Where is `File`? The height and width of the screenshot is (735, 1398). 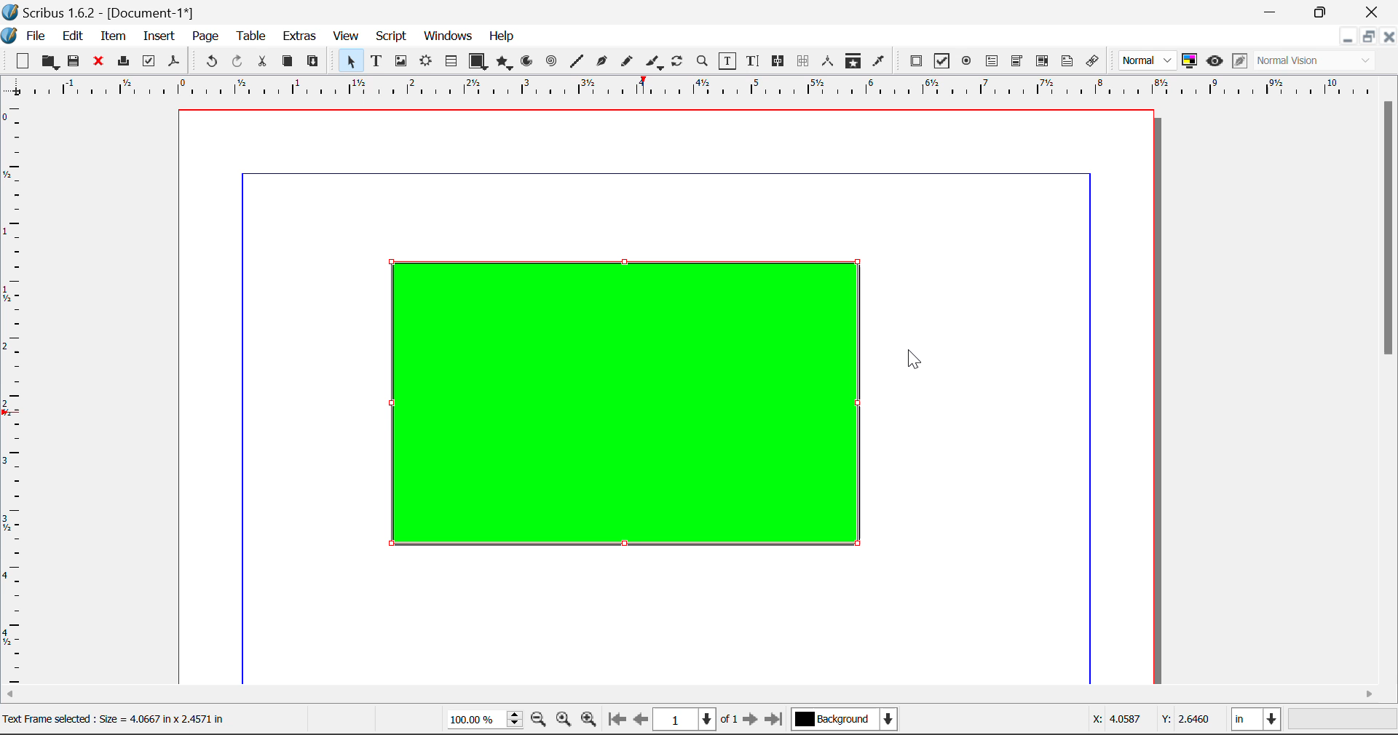
File is located at coordinates (26, 34).